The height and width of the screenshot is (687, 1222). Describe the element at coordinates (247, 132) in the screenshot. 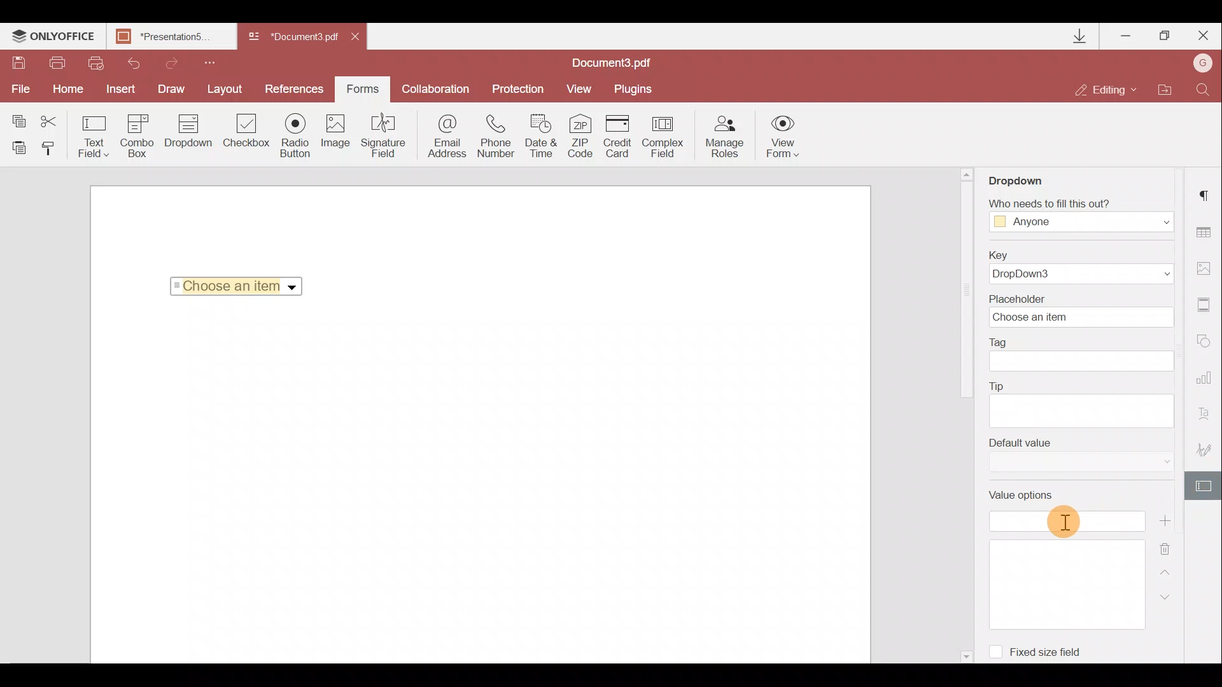

I see `Checkbox` at that location.